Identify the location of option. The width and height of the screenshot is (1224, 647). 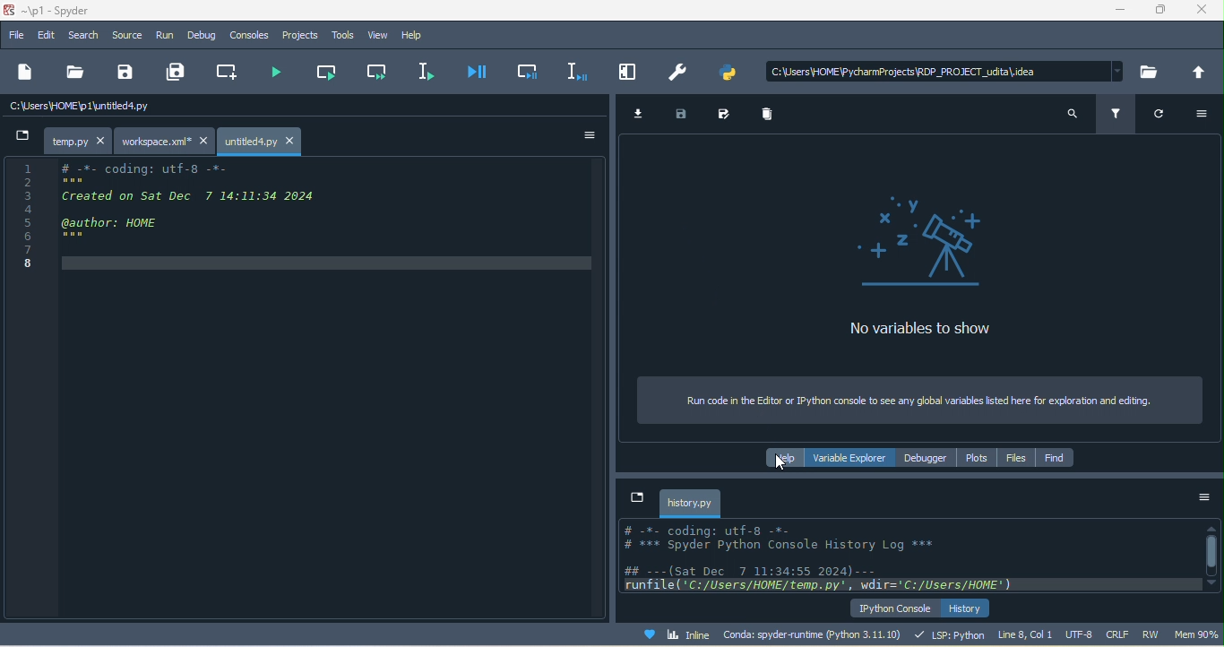
(591, 136).